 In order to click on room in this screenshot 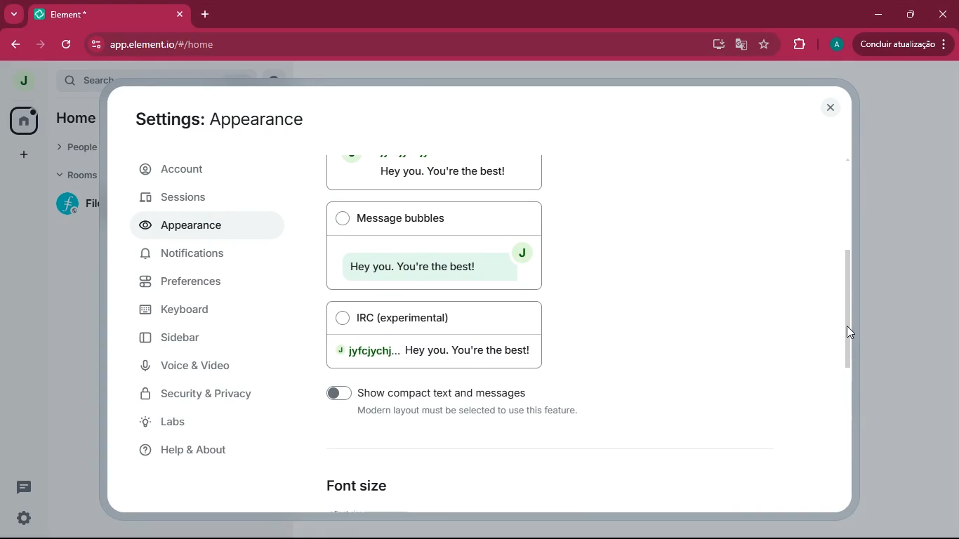, I will do `click(74, 204)`.